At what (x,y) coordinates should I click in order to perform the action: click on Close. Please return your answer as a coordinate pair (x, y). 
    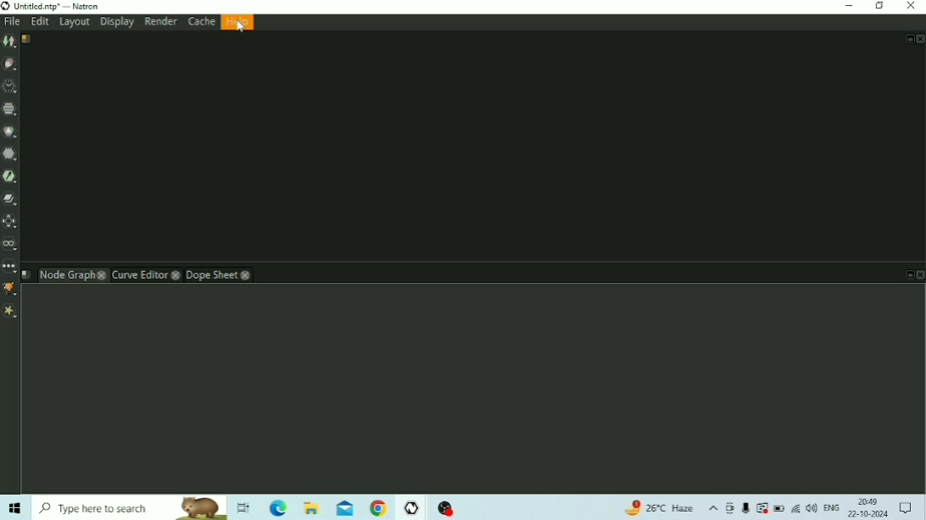
    Looking at the image, I should click on (911, 6).